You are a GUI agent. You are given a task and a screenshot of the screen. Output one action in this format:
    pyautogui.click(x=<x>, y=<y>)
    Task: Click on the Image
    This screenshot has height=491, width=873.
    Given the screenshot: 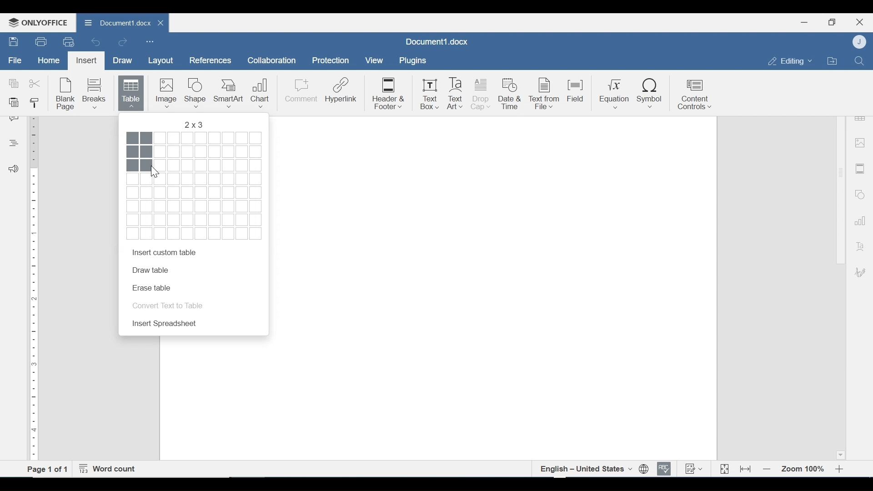 What is the action you would take?
    pyautogui.click(x=166, y=94)
    